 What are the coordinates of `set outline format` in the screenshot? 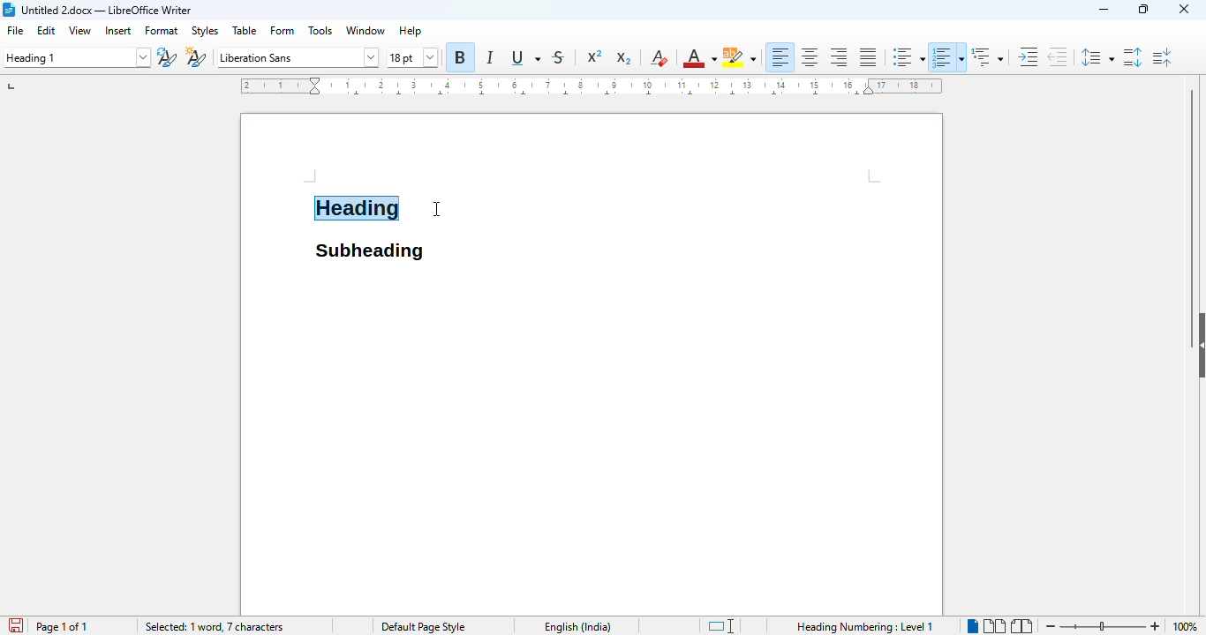 It's located at (987, 56).